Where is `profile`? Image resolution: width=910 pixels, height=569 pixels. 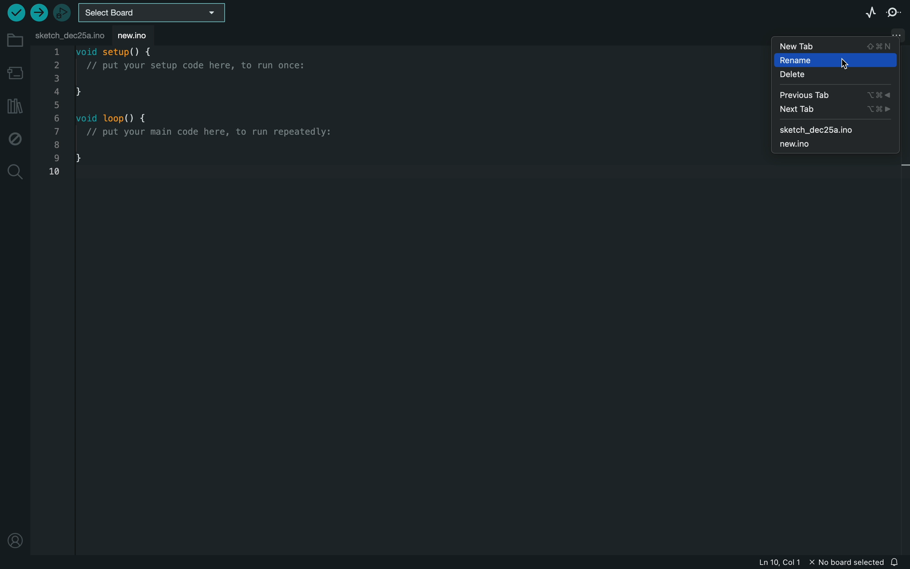 profile is located at coordinates (15, 538).